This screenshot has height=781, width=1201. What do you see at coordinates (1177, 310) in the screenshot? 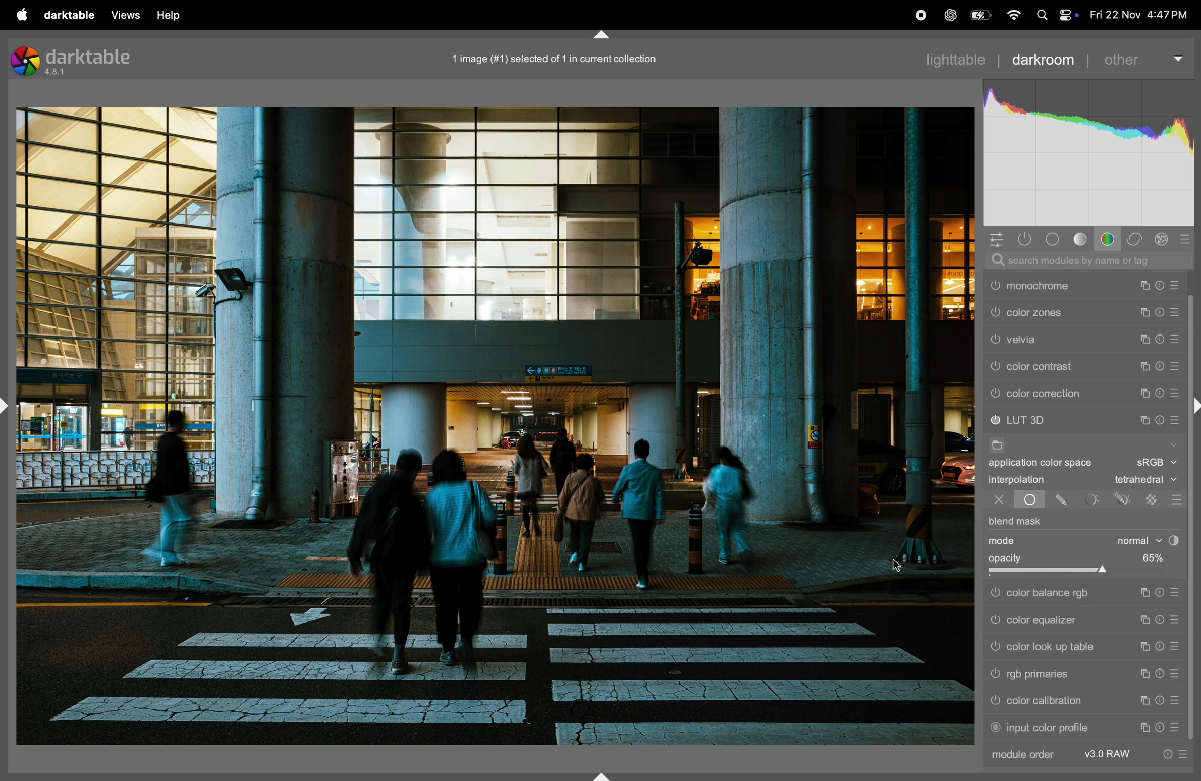
I see `presets` at bounding box center [1177, 310].